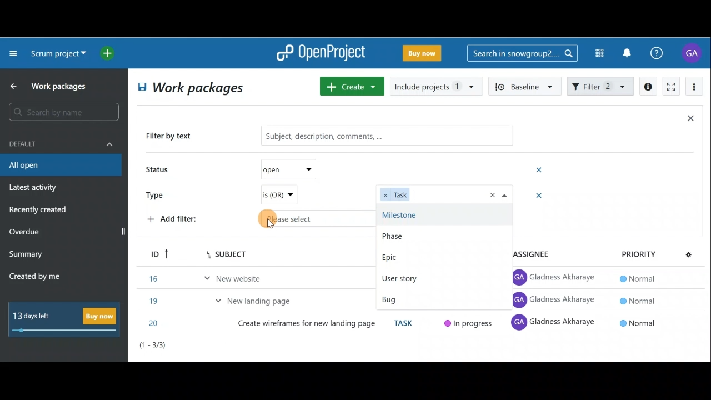  I want to click on Include projects, so click(435, 87).